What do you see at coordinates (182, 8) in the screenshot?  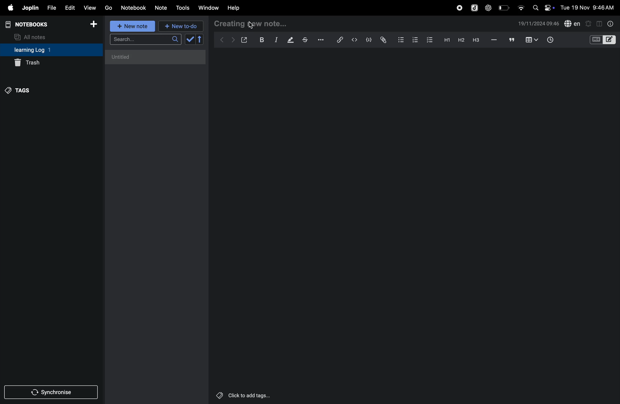 I see `tools` at bounding box center [182, 8].